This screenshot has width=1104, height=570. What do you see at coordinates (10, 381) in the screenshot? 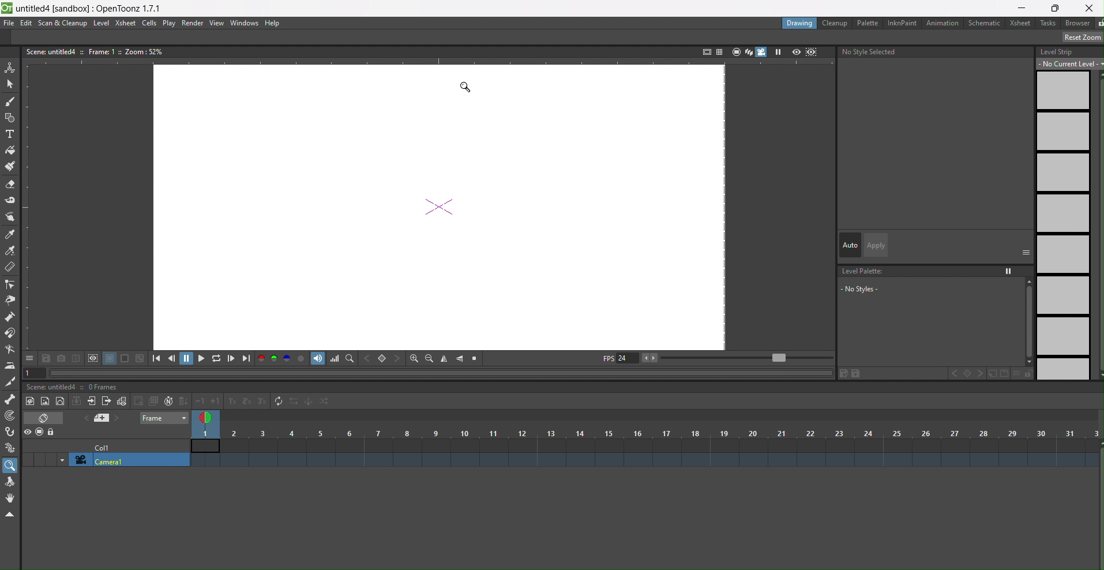
I see `cutter tool` at bounding box center [10, 381].